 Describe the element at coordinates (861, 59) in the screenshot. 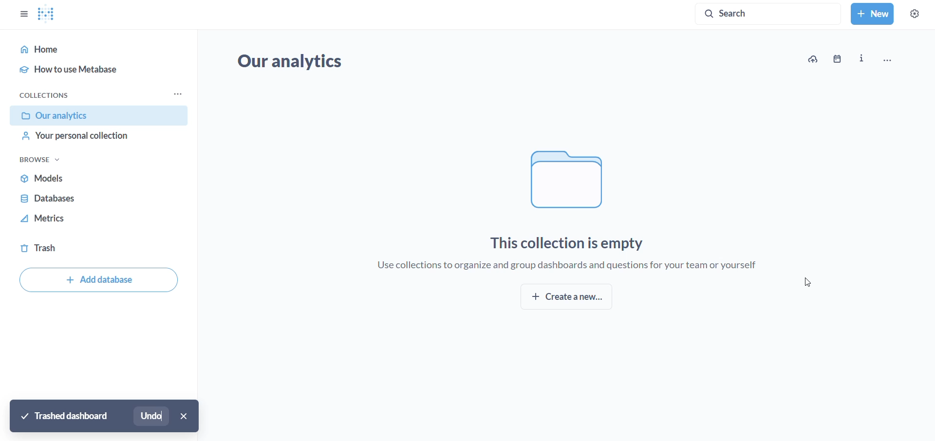

I see `info` at that location.